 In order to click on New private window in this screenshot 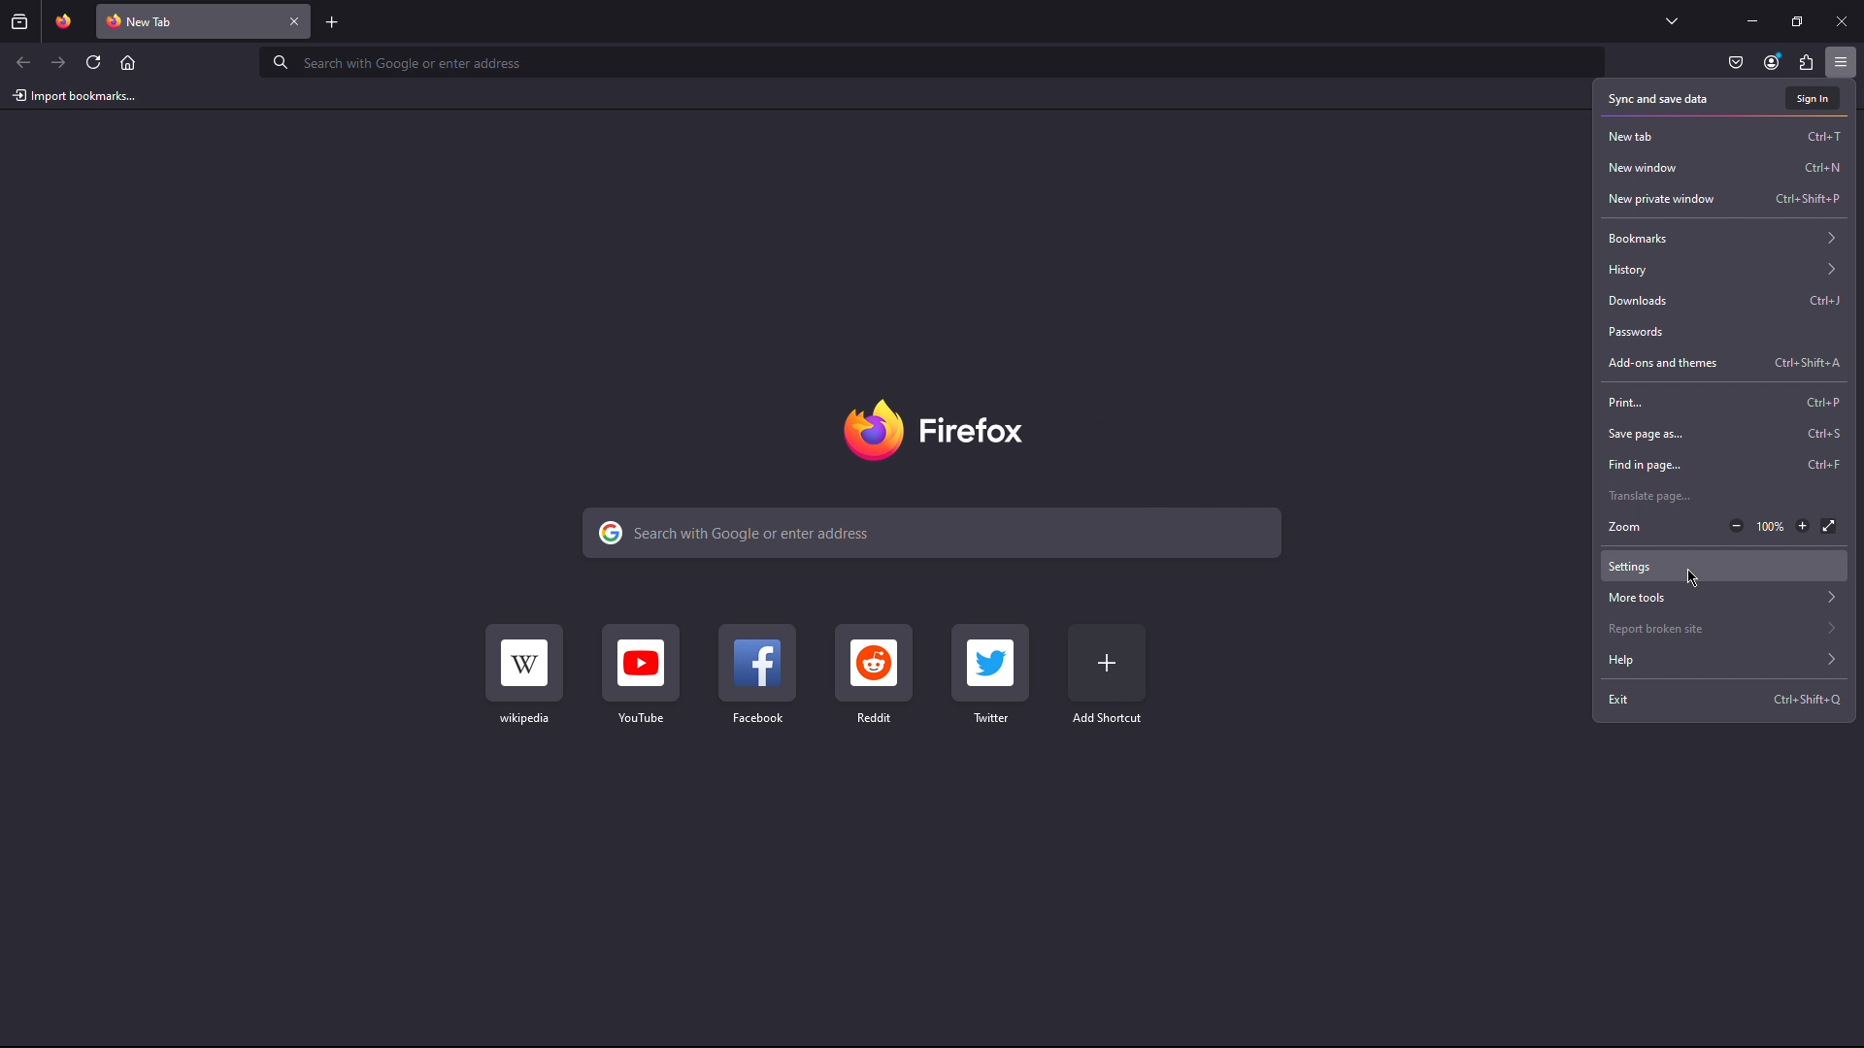, I will do `click(1724, 199)`.